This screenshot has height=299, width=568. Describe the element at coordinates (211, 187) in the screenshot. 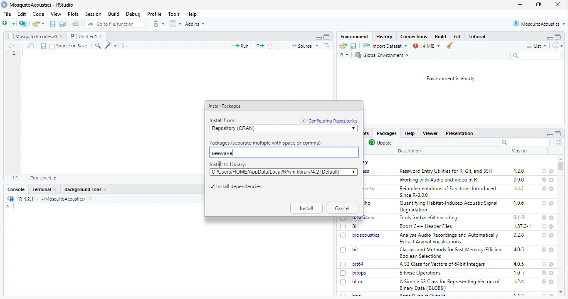

I see `checkbox` at that location.